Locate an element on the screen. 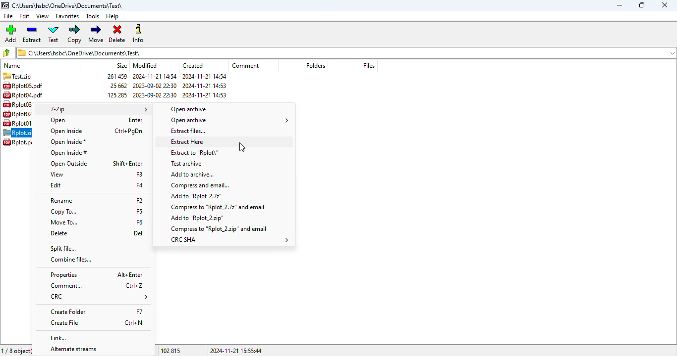 The height and width of the screenshot is (356, 677). shortcut for create file is located at coordinates (135, 322).